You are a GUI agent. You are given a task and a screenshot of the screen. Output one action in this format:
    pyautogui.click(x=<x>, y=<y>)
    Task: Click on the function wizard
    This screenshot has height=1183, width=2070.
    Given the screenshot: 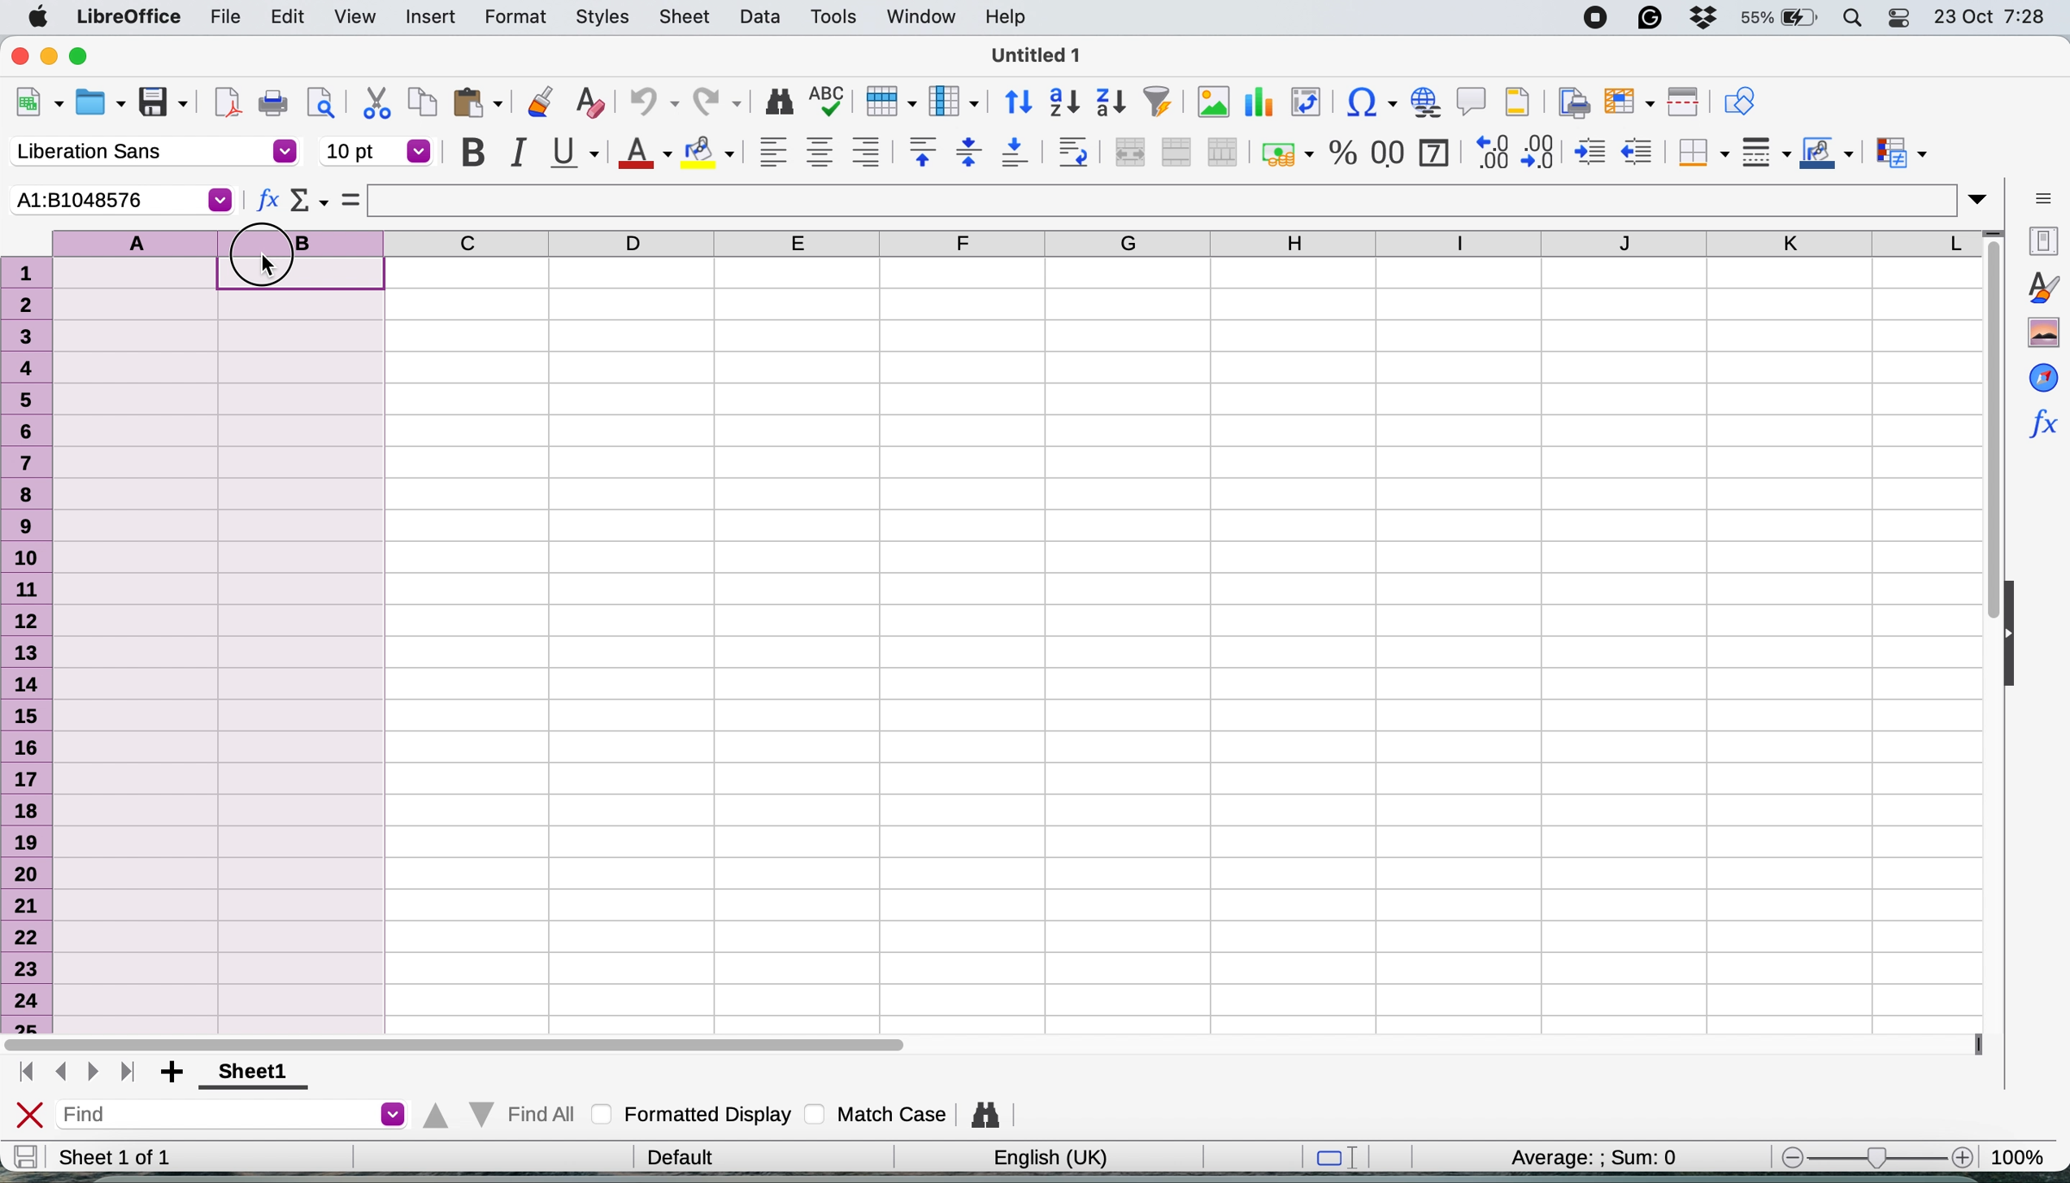 What is the action you would take?
    pyautogui.click(x=265, y=199)
    